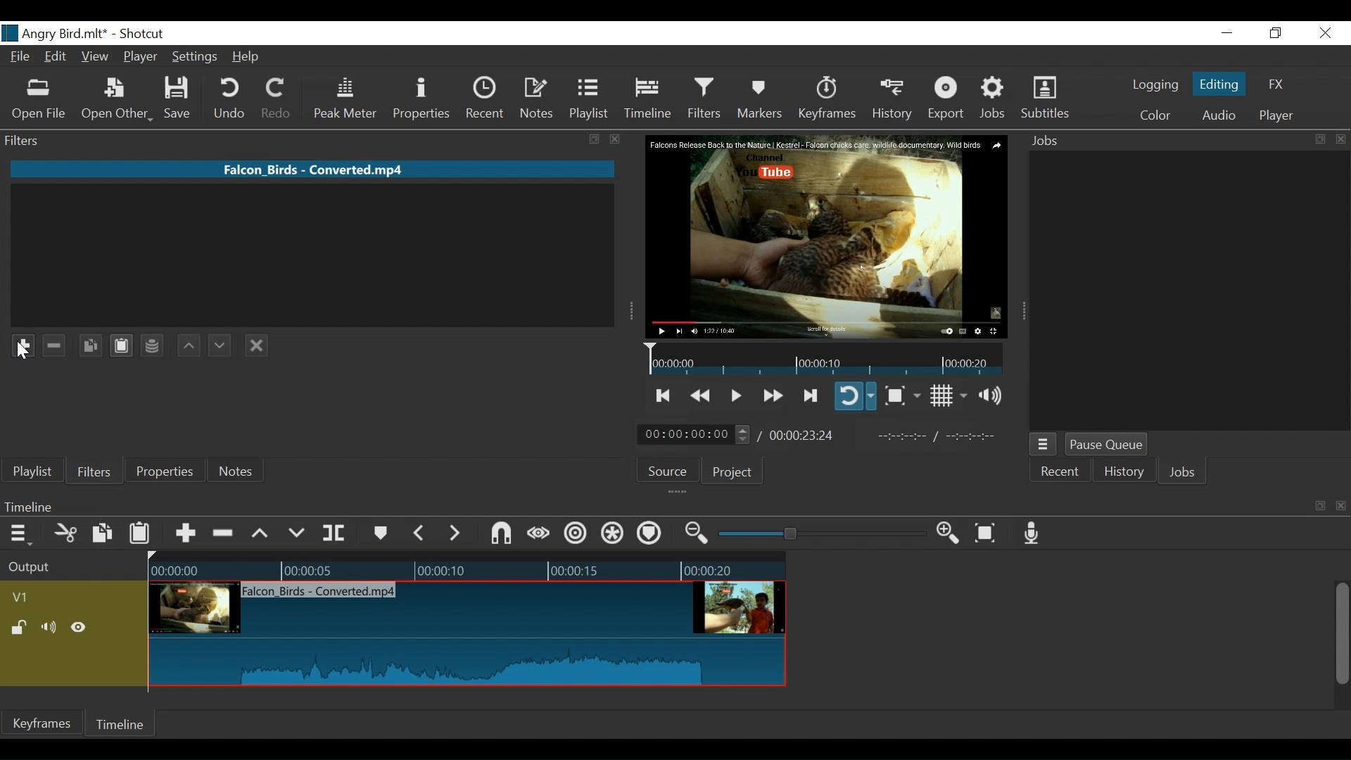 The image size is (1351, 760). What do you see at coordinates (141, 58) in the screenshot?
I see `Player` at bounding box center [141, 58].